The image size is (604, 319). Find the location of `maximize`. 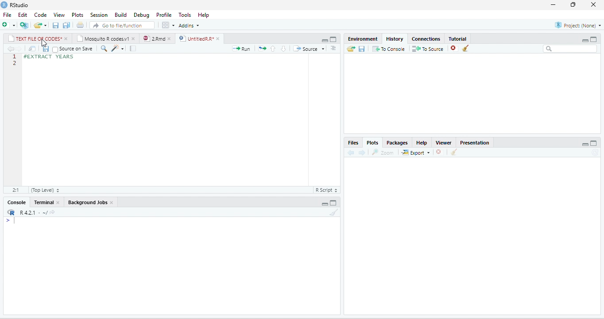

maximize is located at coordinates (333, 39).